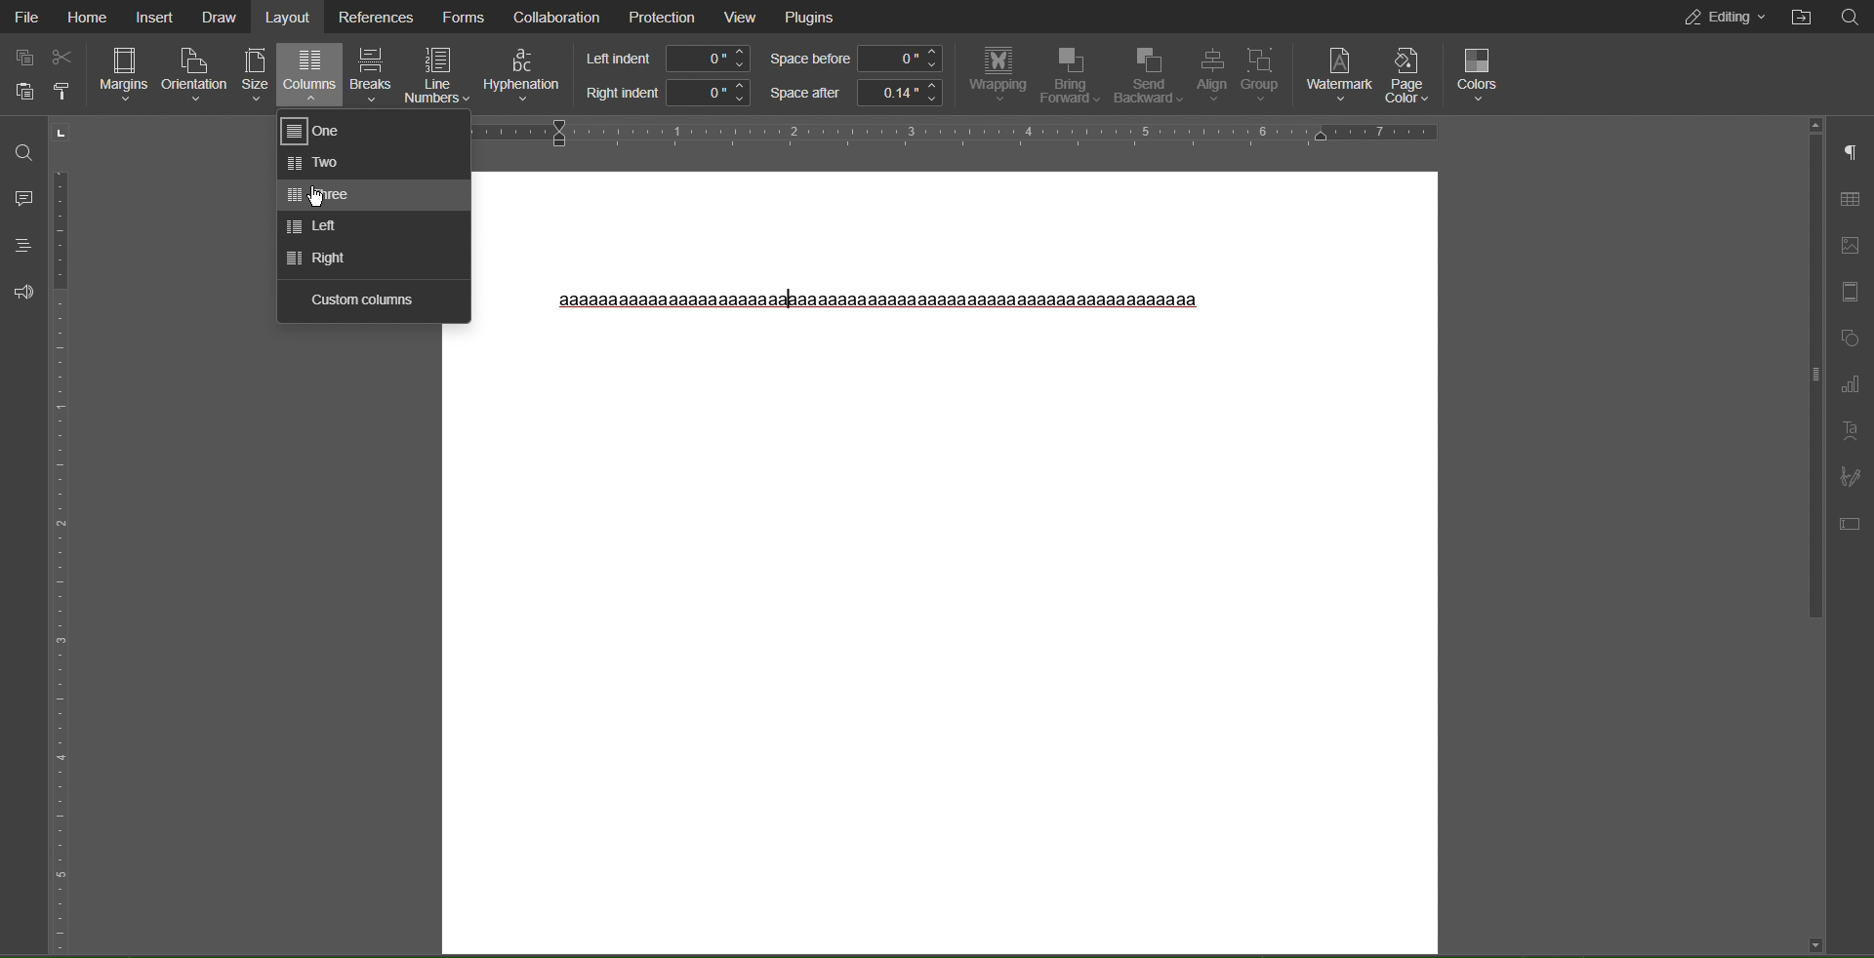 The image size is (1874, 958). Describe the element at coordinates (257, 76) in the screenshot. I see `Size` at that location.